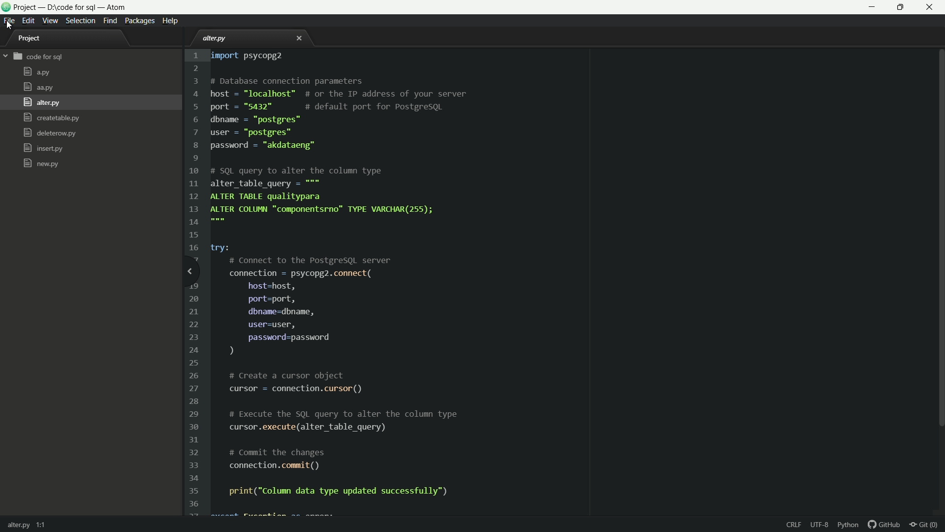 The height and width of the screenshot is (532, 945). Describe the element at coordinates (49, 134) in the screenshot. I see `deleterow.py file` at that location.